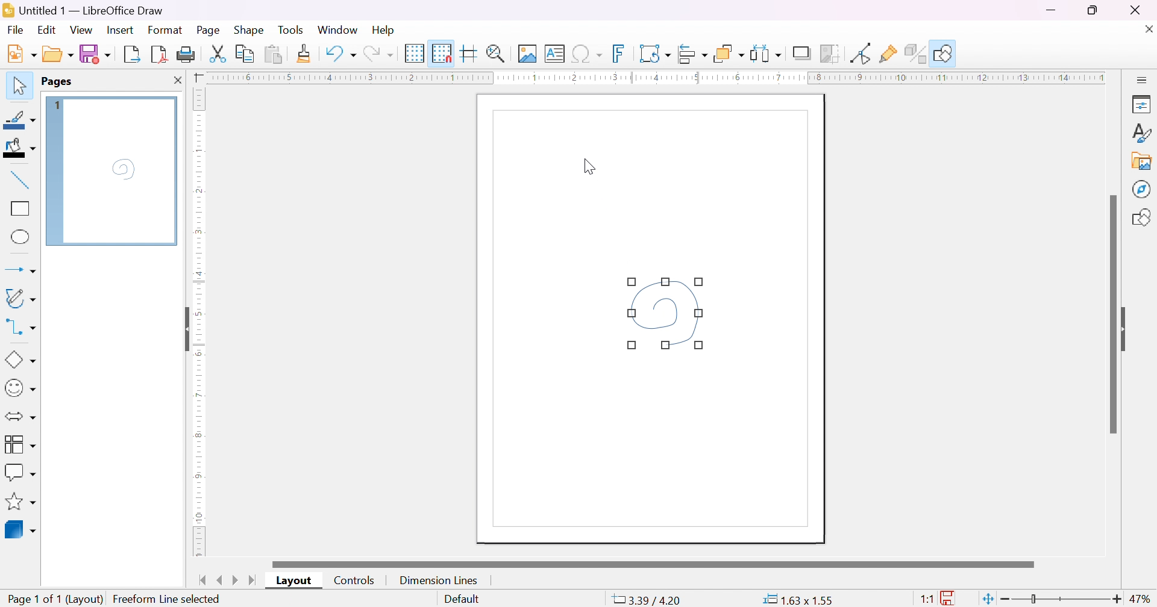 This screenshot has height=607, width=1157. I want to click on dimension lines, so click(437, 581).